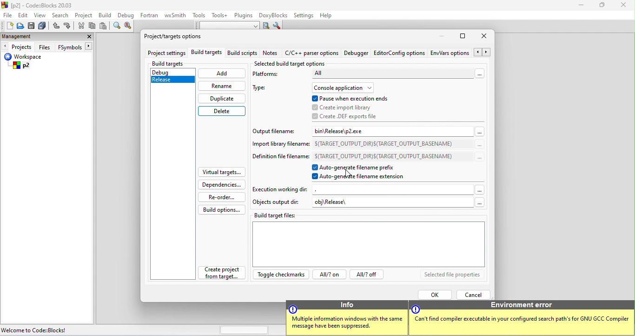 Image resolution: width=635 pixels, height=336 pixels. I want to click on minimize, so click(444, 36).